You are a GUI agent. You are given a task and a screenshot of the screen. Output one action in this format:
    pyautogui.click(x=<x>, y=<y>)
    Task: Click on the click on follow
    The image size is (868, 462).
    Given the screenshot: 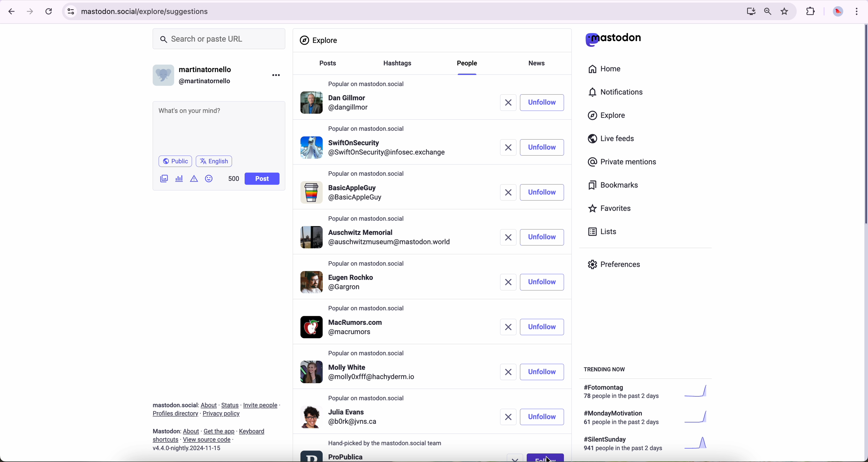 What is the action you would take?
    pyautogui.click(x=546, y=457)
    